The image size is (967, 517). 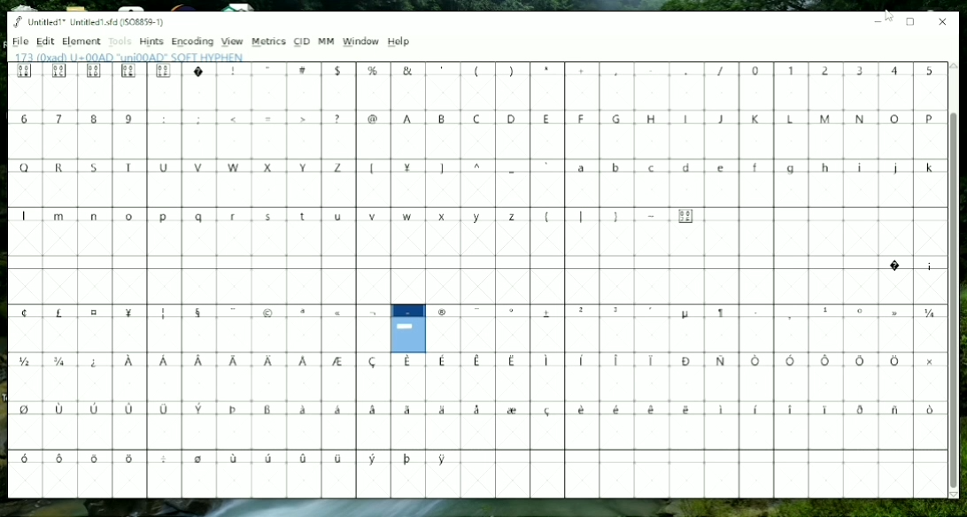 I want to click on Glyph created, so click(x=406, y=328).